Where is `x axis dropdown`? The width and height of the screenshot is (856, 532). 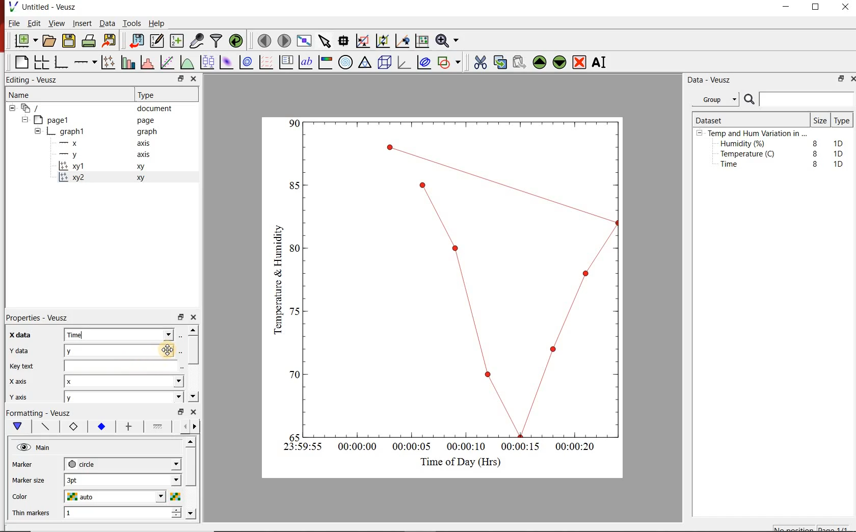
x axis dropdown is located at coordinates (167, 382).